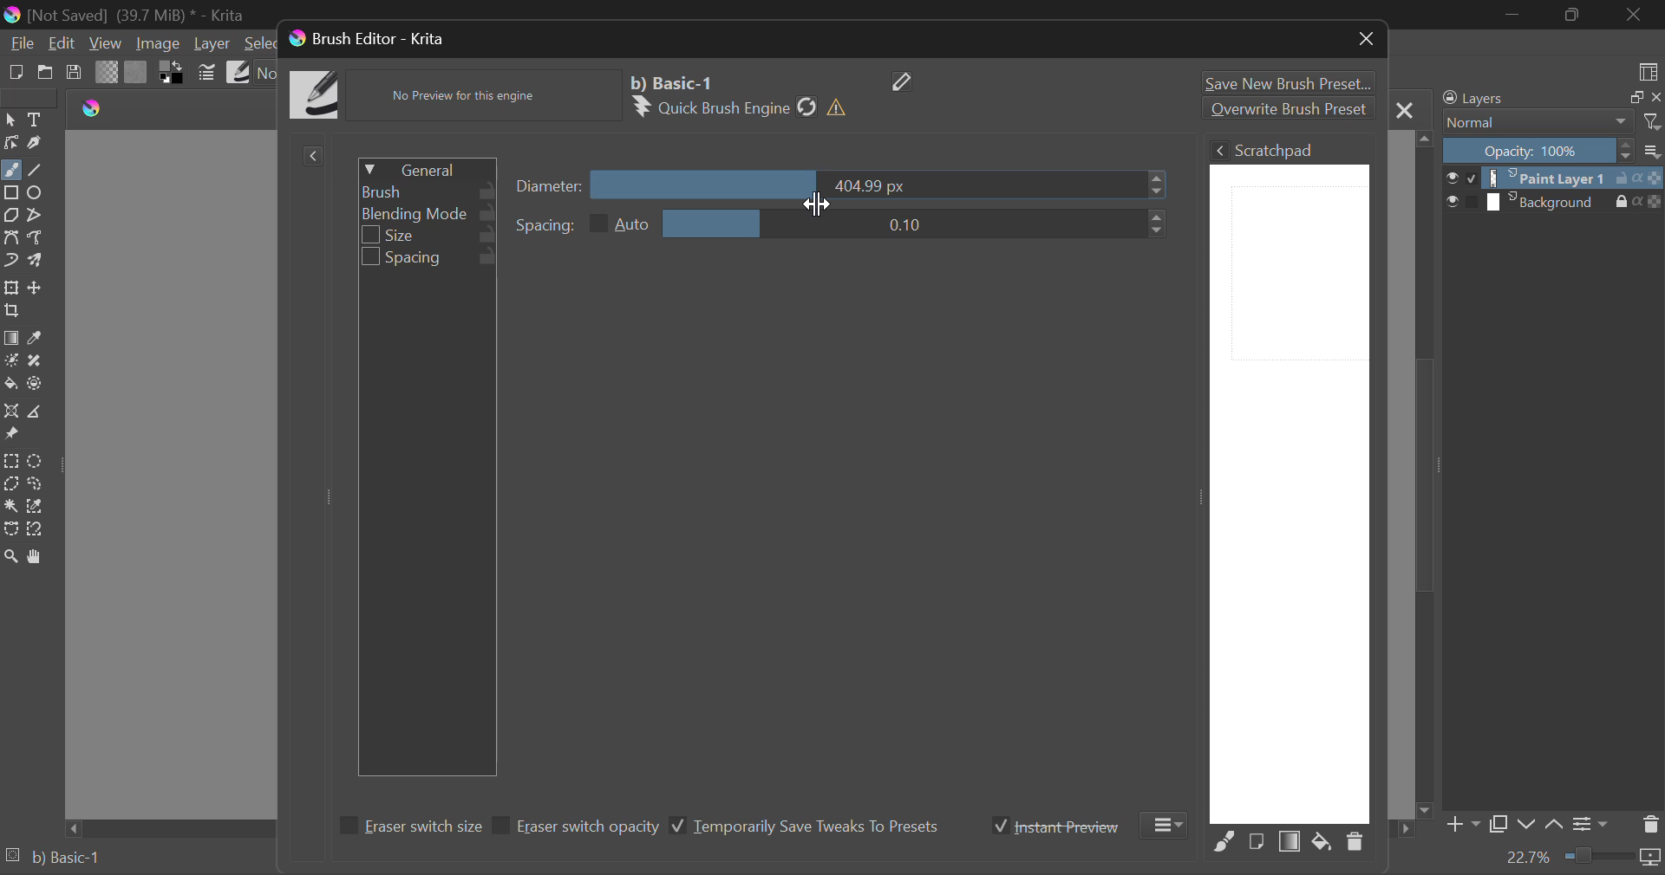  What do you see at coordinates (52, 860) in the screenshot?
I see `Brush Preset Selected` at bounding box center [52, 860].